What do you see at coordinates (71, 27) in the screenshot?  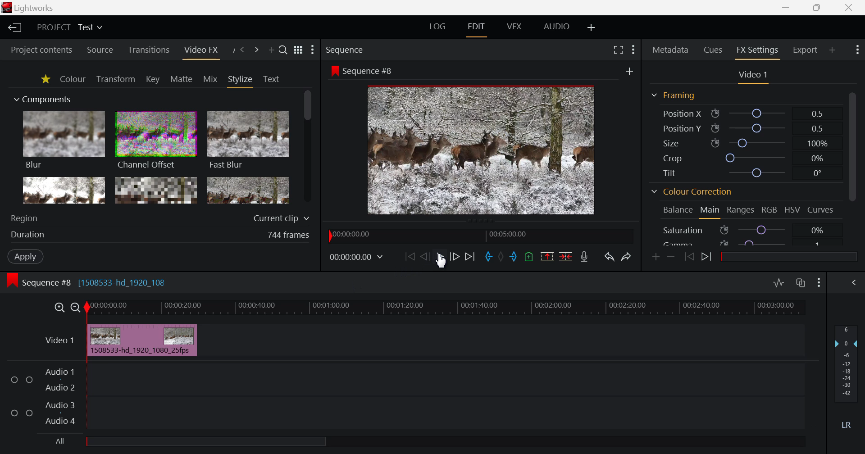 I see `Project Title` at bounding box center [71, 27].